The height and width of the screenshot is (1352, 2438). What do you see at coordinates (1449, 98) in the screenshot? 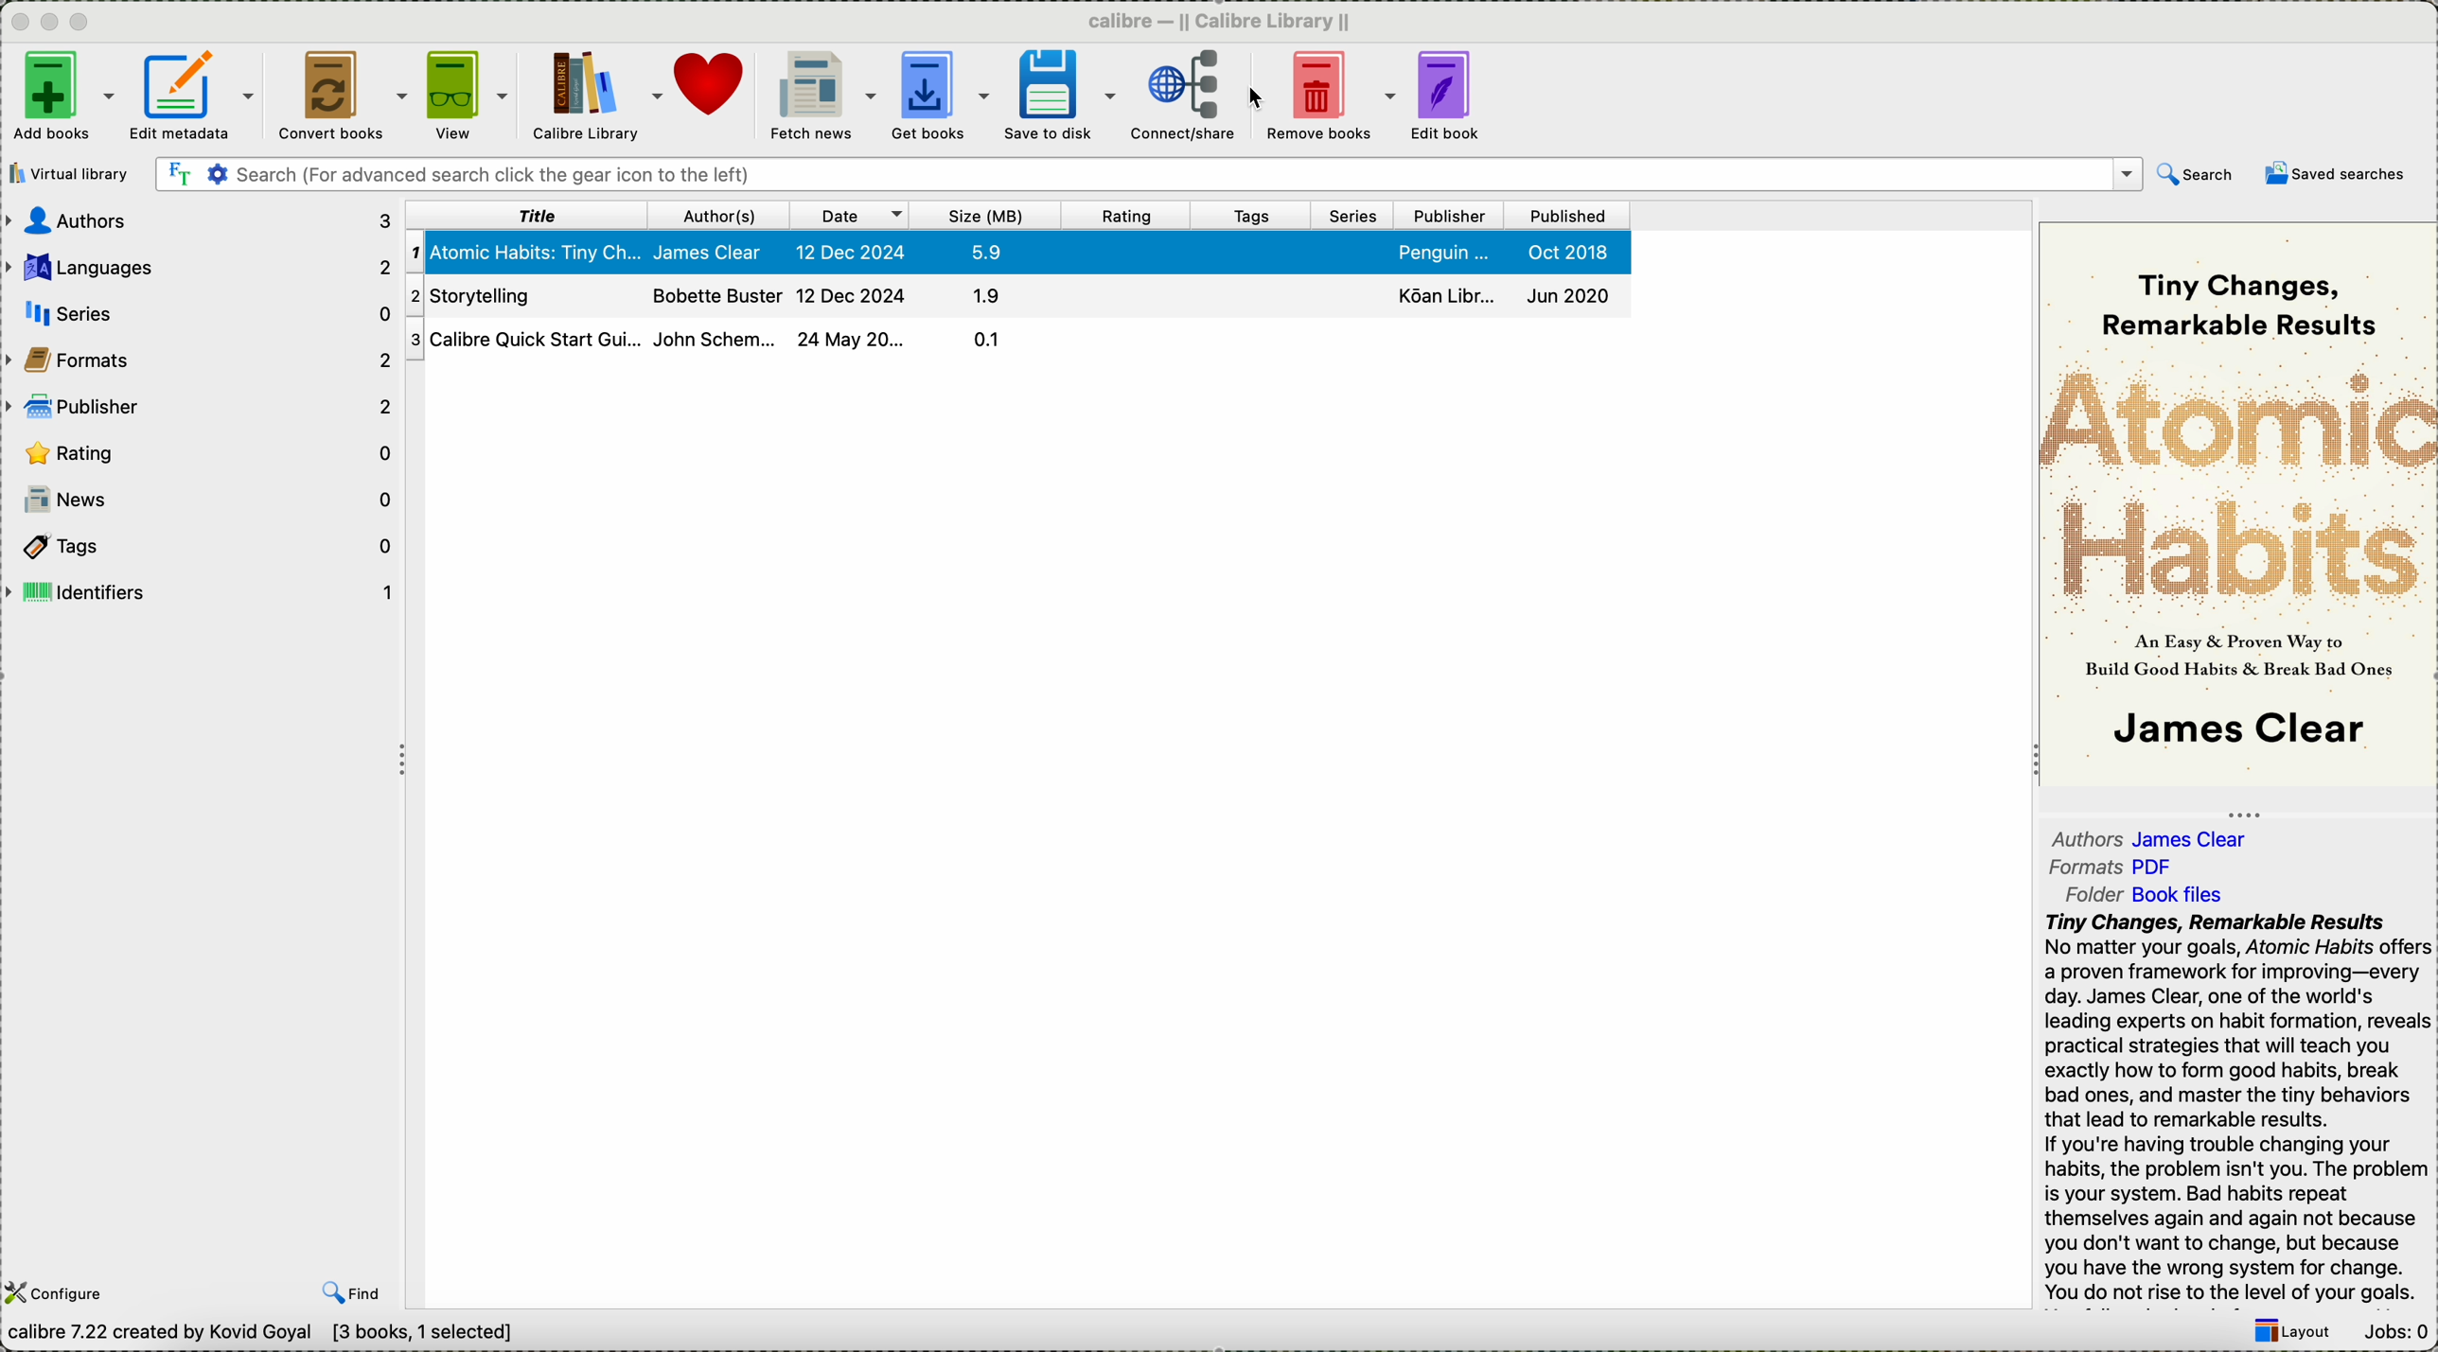
I see `edit book` at bounding box center [1449, 98].